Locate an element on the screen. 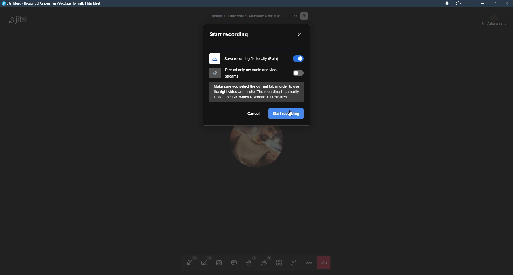 The width and height of the screenshot is (513, 275). unmute mic is located at coordinates (188, 264).